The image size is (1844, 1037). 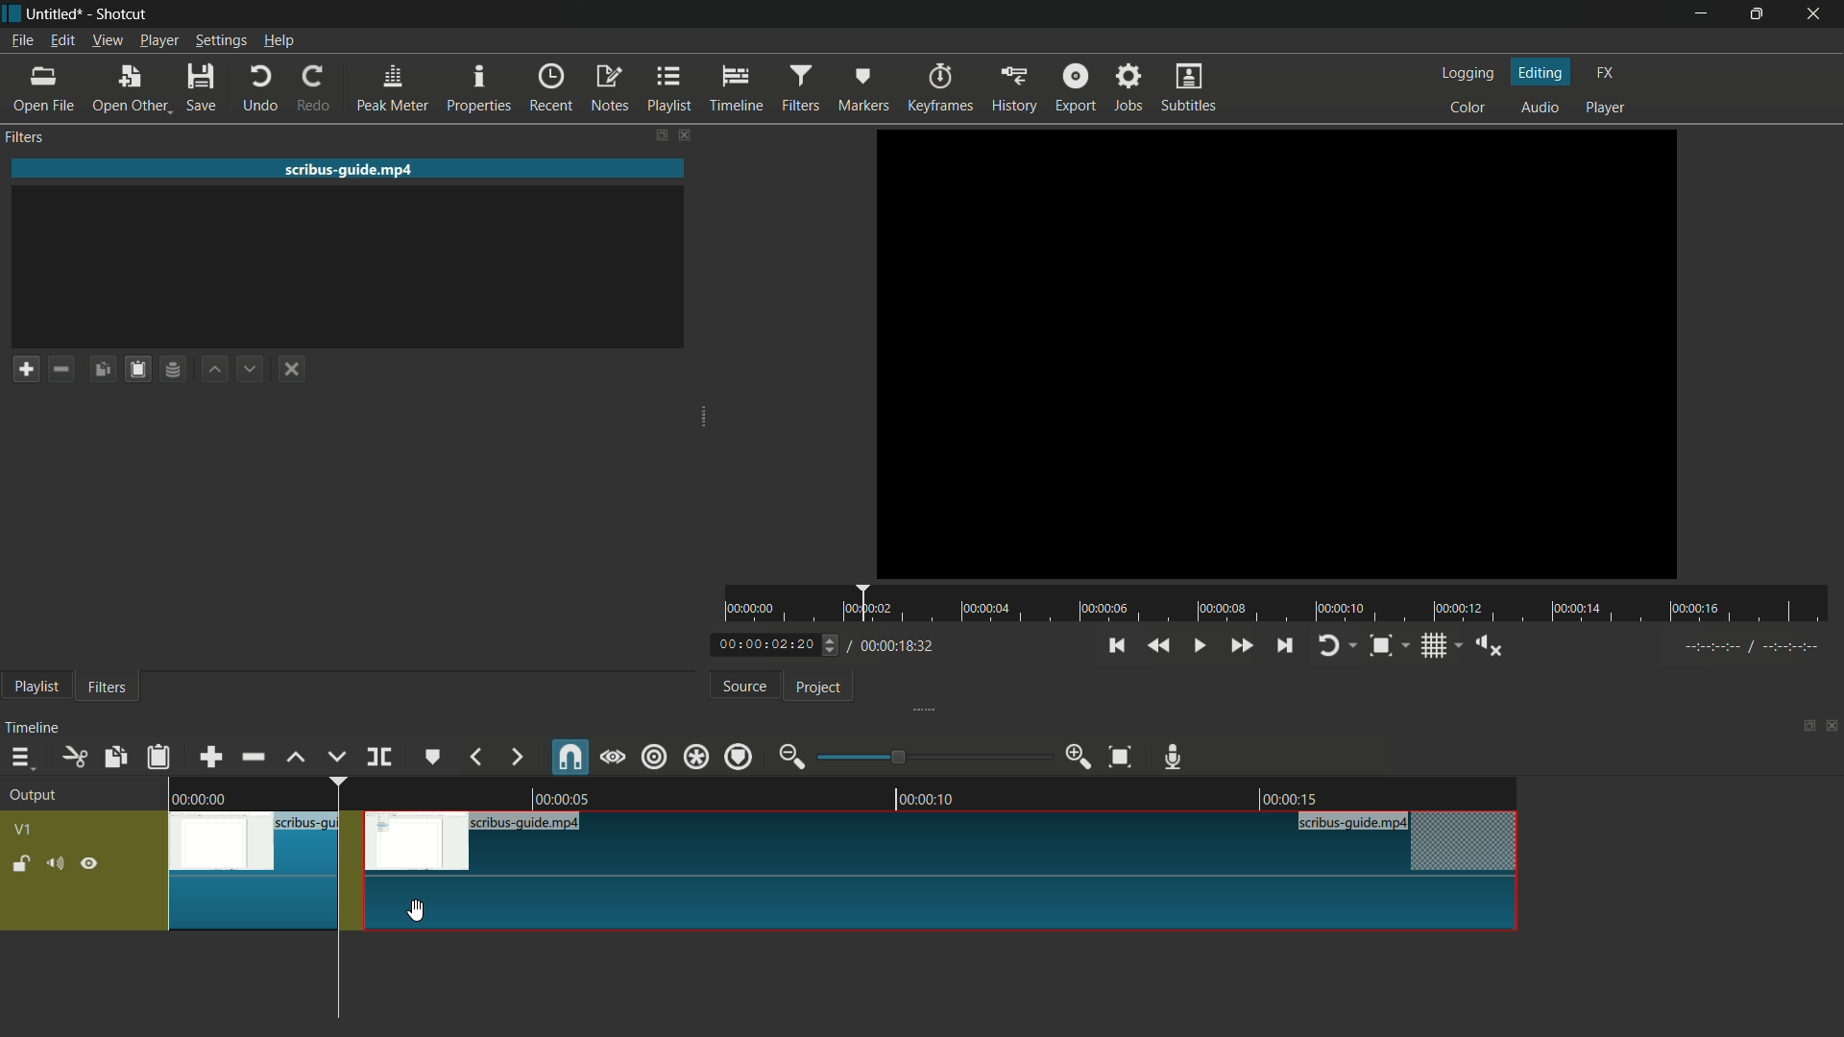 What do you see at coordinates (1380, 646) in the screenshot?
I see `toggle zoom` at bounding box center [1380, 646].